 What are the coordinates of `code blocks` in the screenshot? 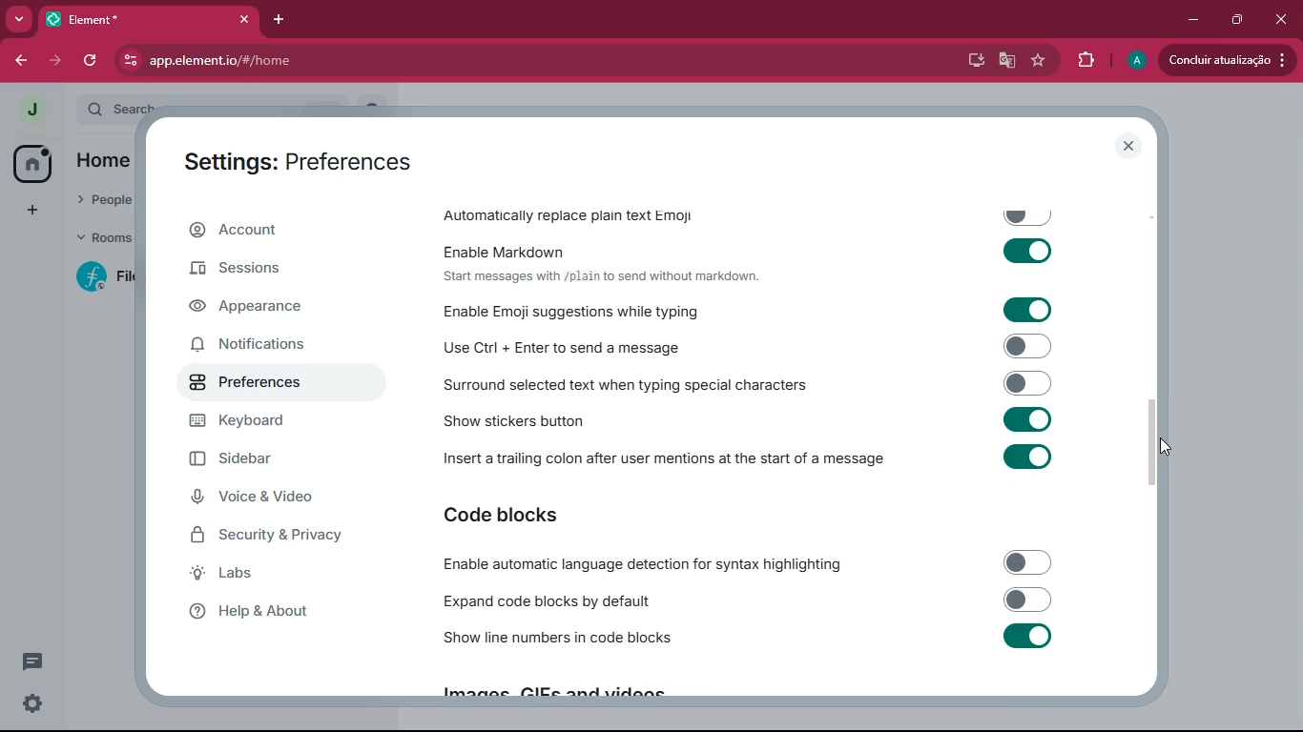 It's located at (548, 515).